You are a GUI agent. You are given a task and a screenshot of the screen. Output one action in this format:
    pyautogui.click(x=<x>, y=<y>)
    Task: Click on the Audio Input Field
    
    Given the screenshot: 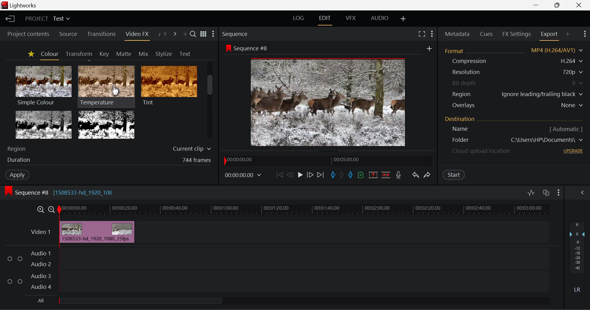 What is the action you would take?
    pyautogui.click(x=302, y=269)
    